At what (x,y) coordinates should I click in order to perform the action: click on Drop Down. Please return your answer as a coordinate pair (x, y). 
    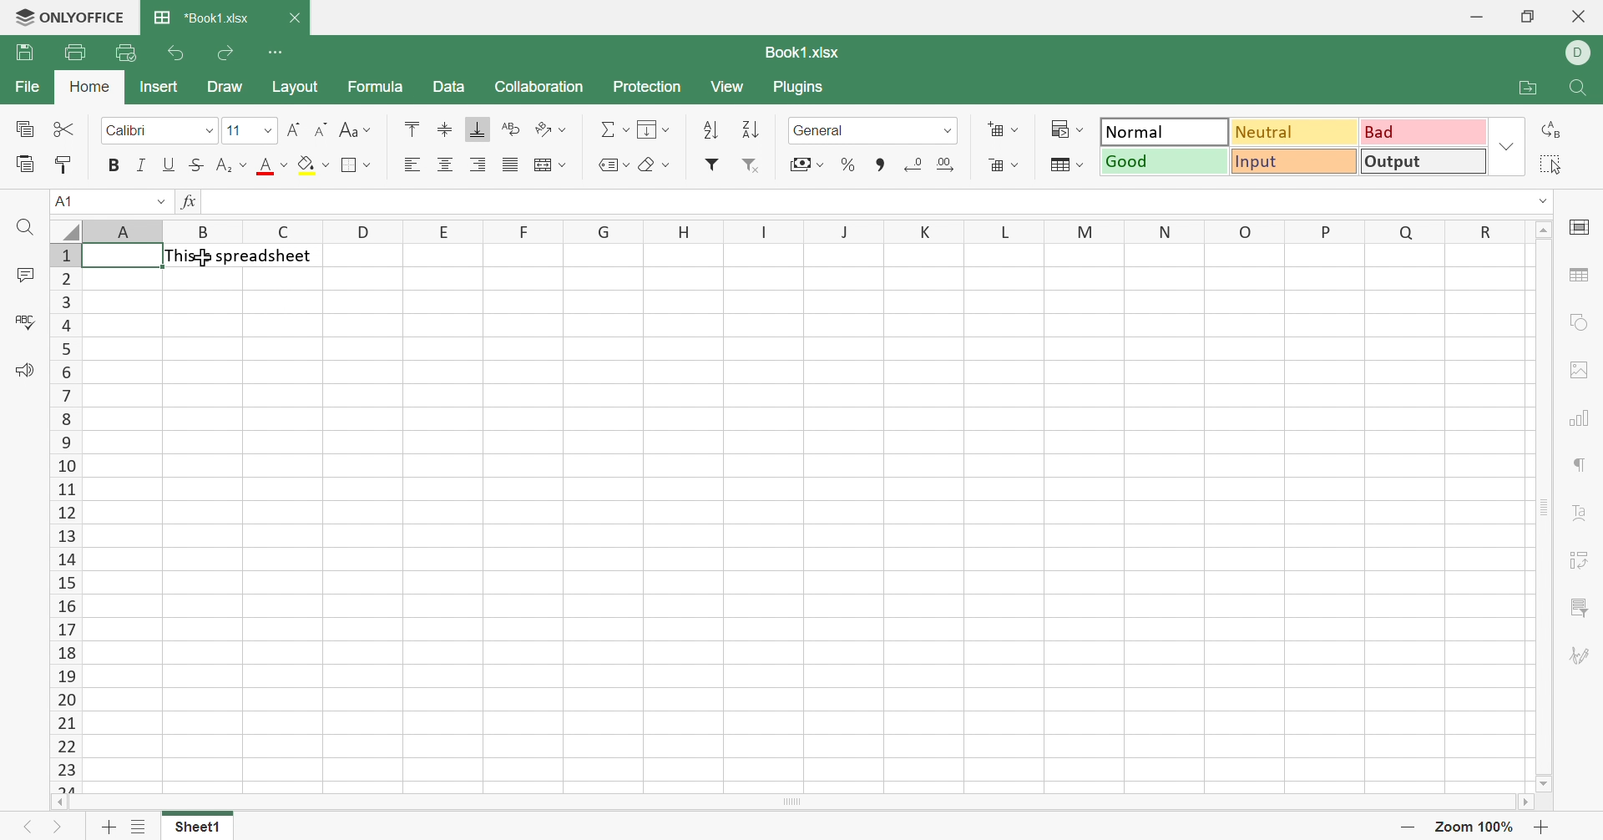
    Looking at the image, I should click on (665, 164).